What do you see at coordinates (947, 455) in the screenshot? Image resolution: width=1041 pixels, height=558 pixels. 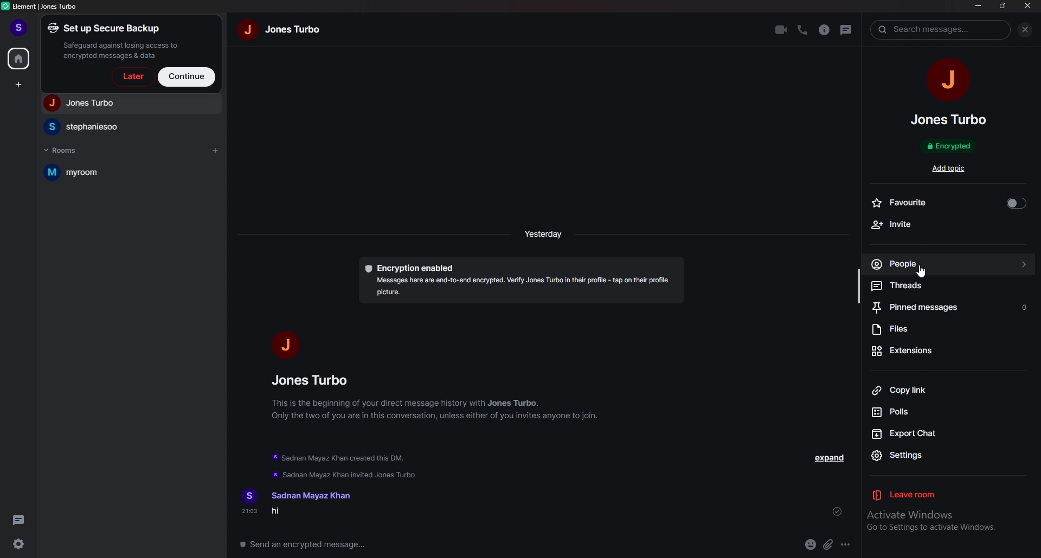 I see `settings` at bounding box center [947, 455].